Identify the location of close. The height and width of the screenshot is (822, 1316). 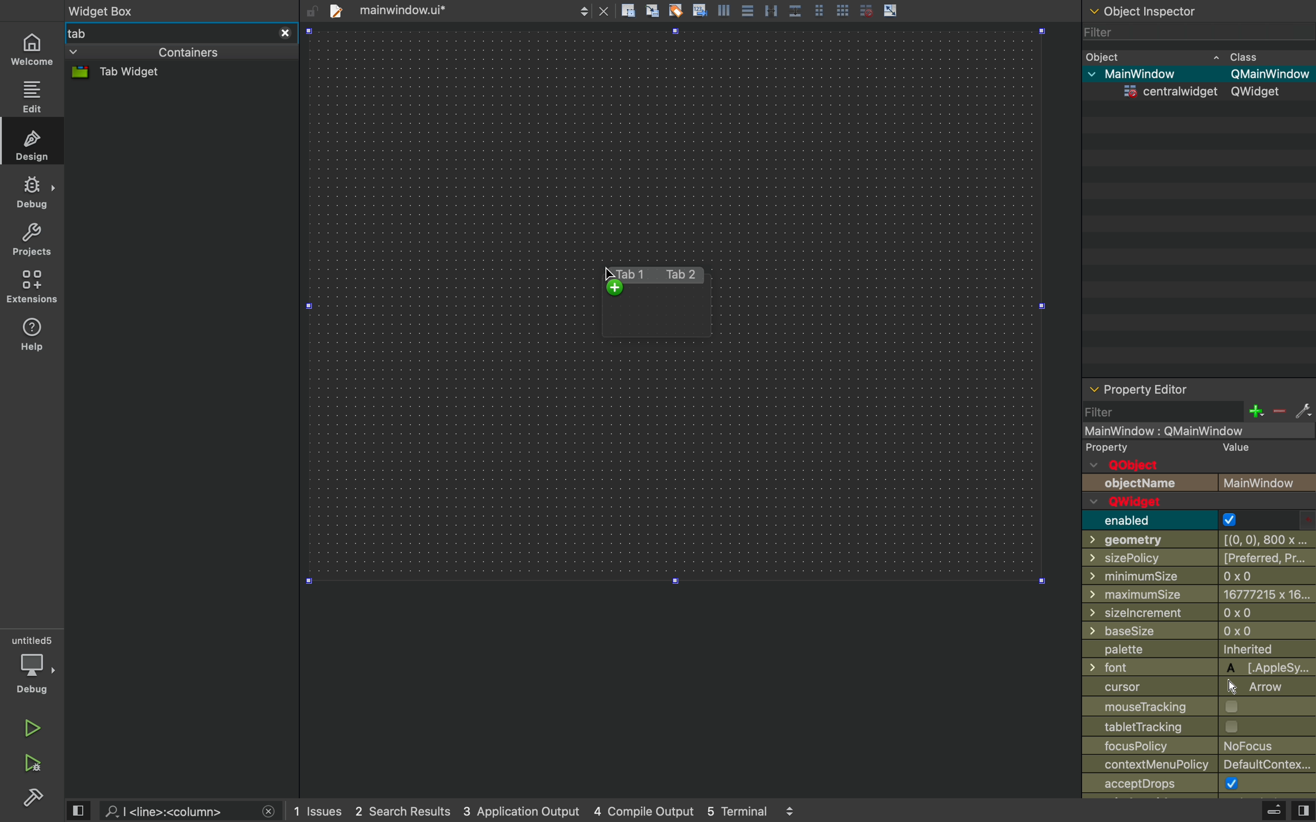
(604, 11).